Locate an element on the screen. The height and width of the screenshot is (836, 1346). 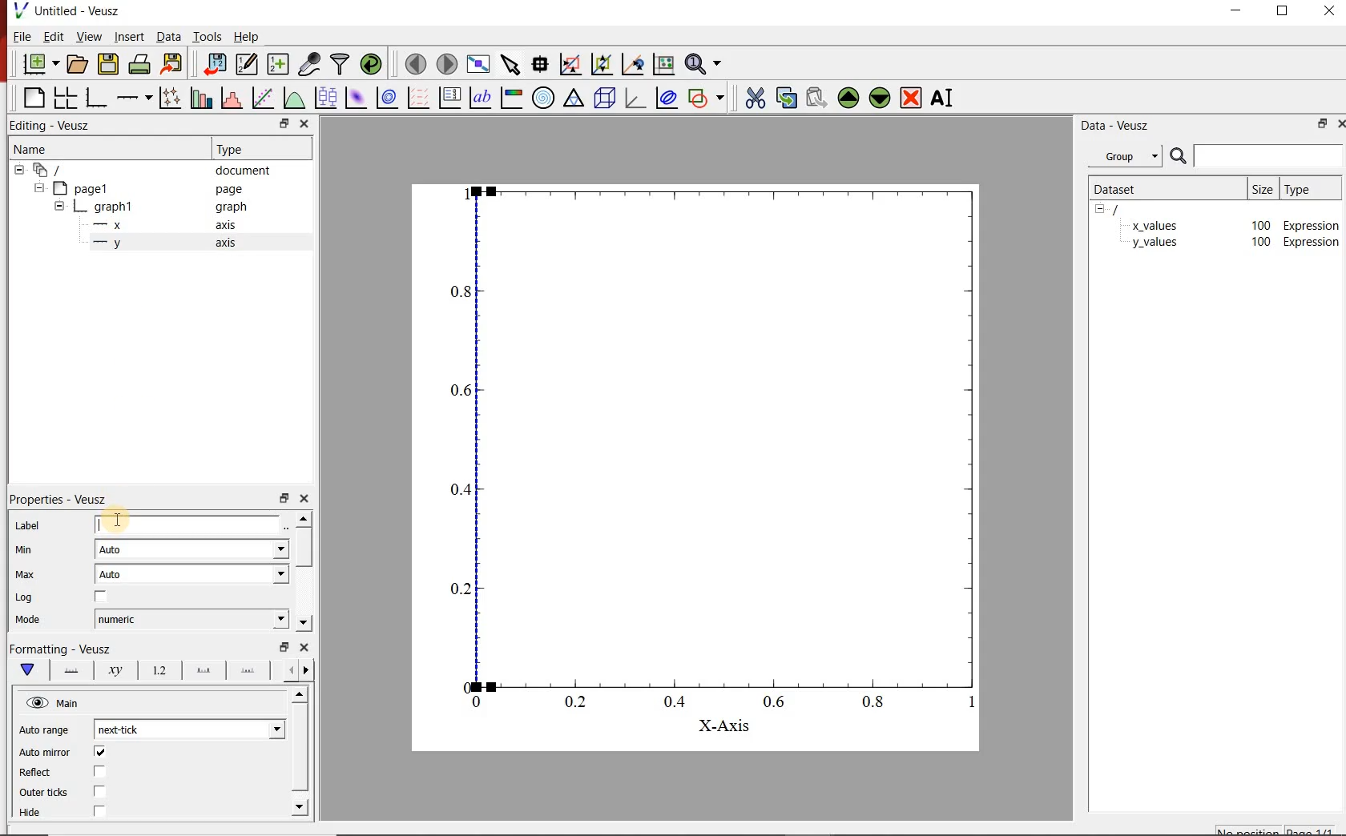
graph1 is located at coordinates (115, 206).